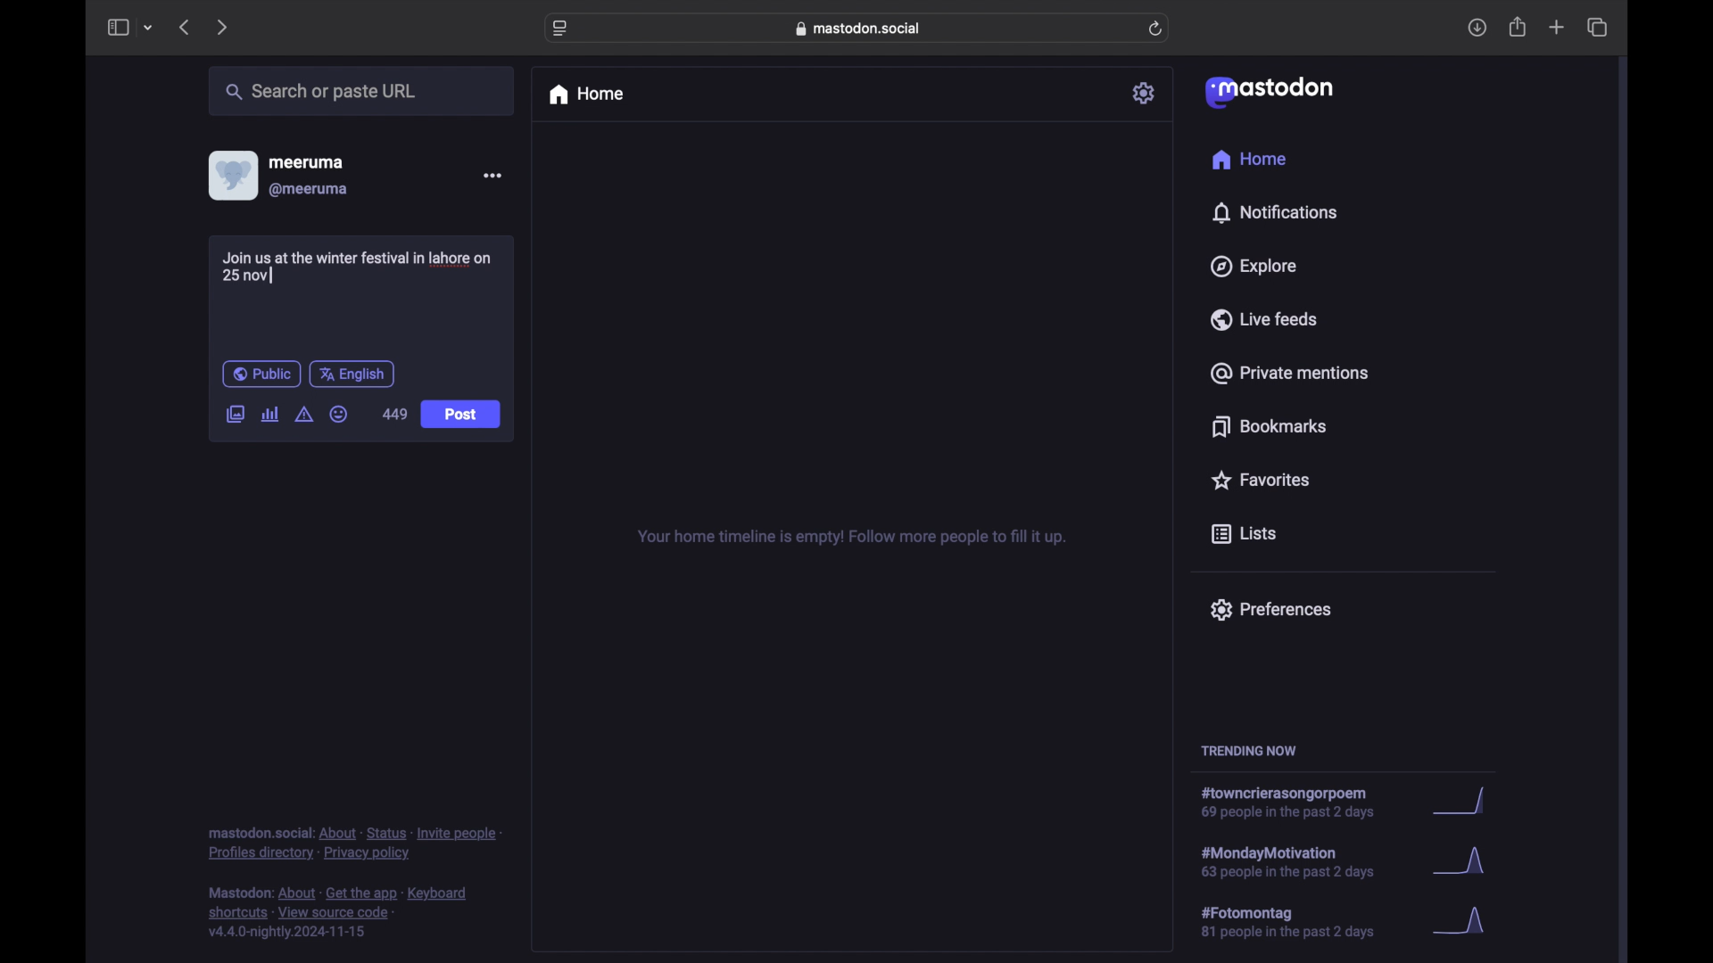 This screenshot has width=1713, height=963. I want to click on display picture, so click(231, 175).